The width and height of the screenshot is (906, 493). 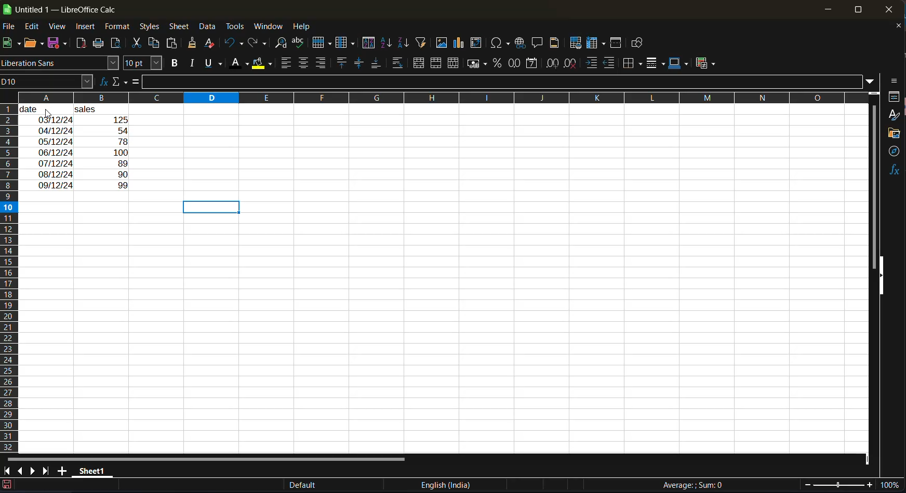 What do you see at coordinates (118, 29) in the screenshot?
I see `format` at bounding box center [118, 29].